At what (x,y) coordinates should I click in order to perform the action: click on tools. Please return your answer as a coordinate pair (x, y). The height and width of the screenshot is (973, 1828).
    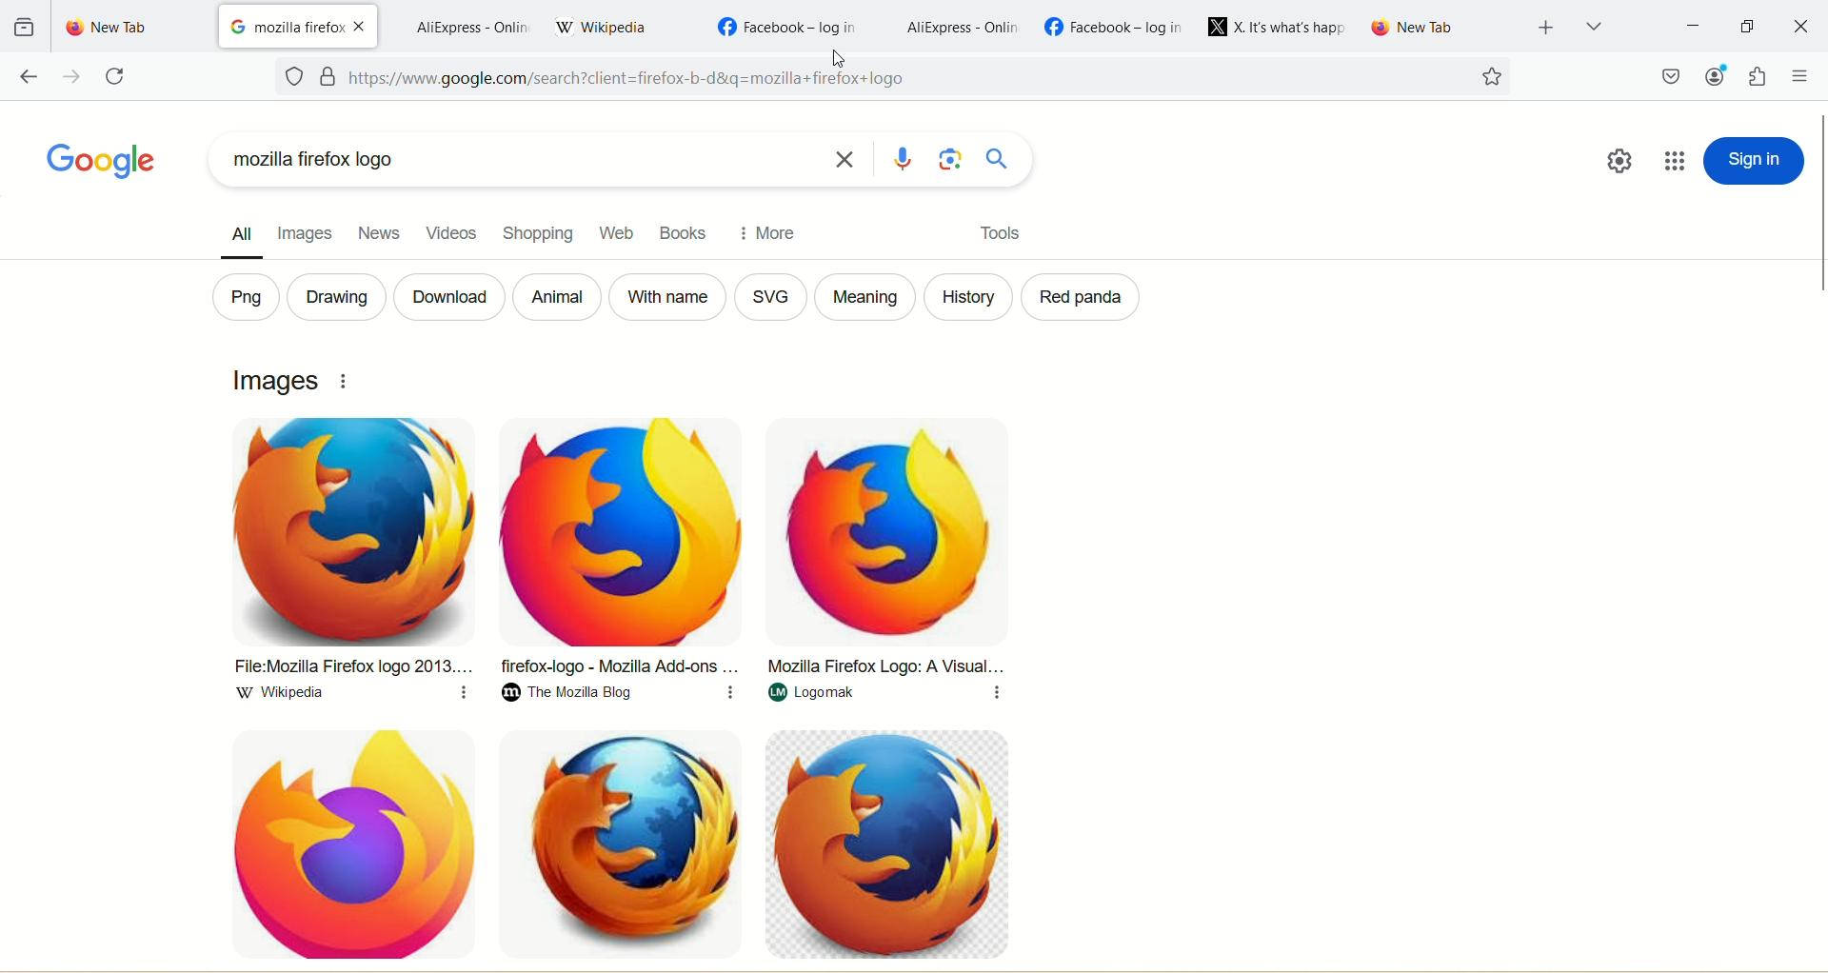
    Looking at the image, I should click on (992, 237).